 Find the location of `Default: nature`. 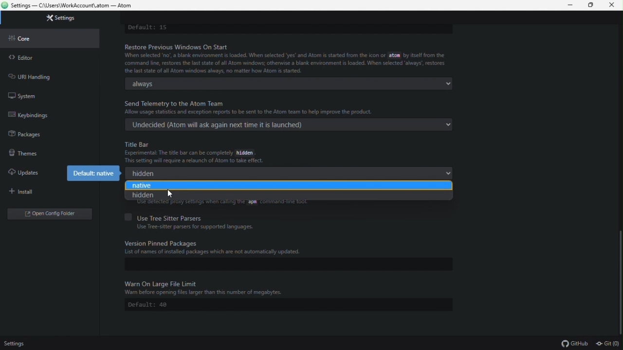

Default: nature is located at coordinates (94, 174).